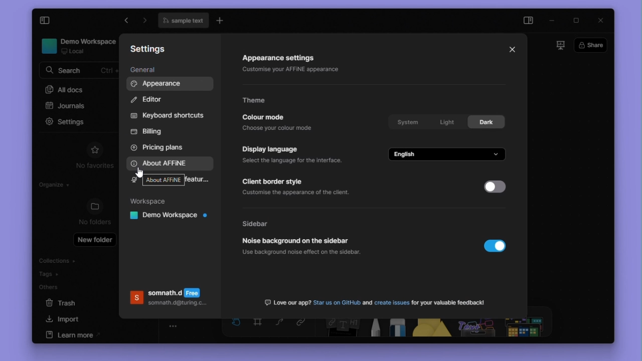  What do you see at coordinates (577, 20) in the screenshot?
I see `Maximize` at bounding box center [577, 20].